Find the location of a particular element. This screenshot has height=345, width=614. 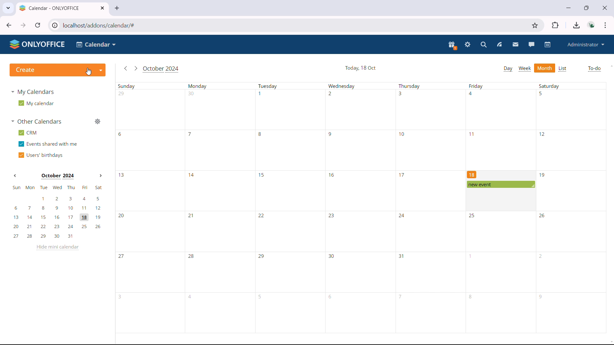

10 is located at coordinates (403, 134).